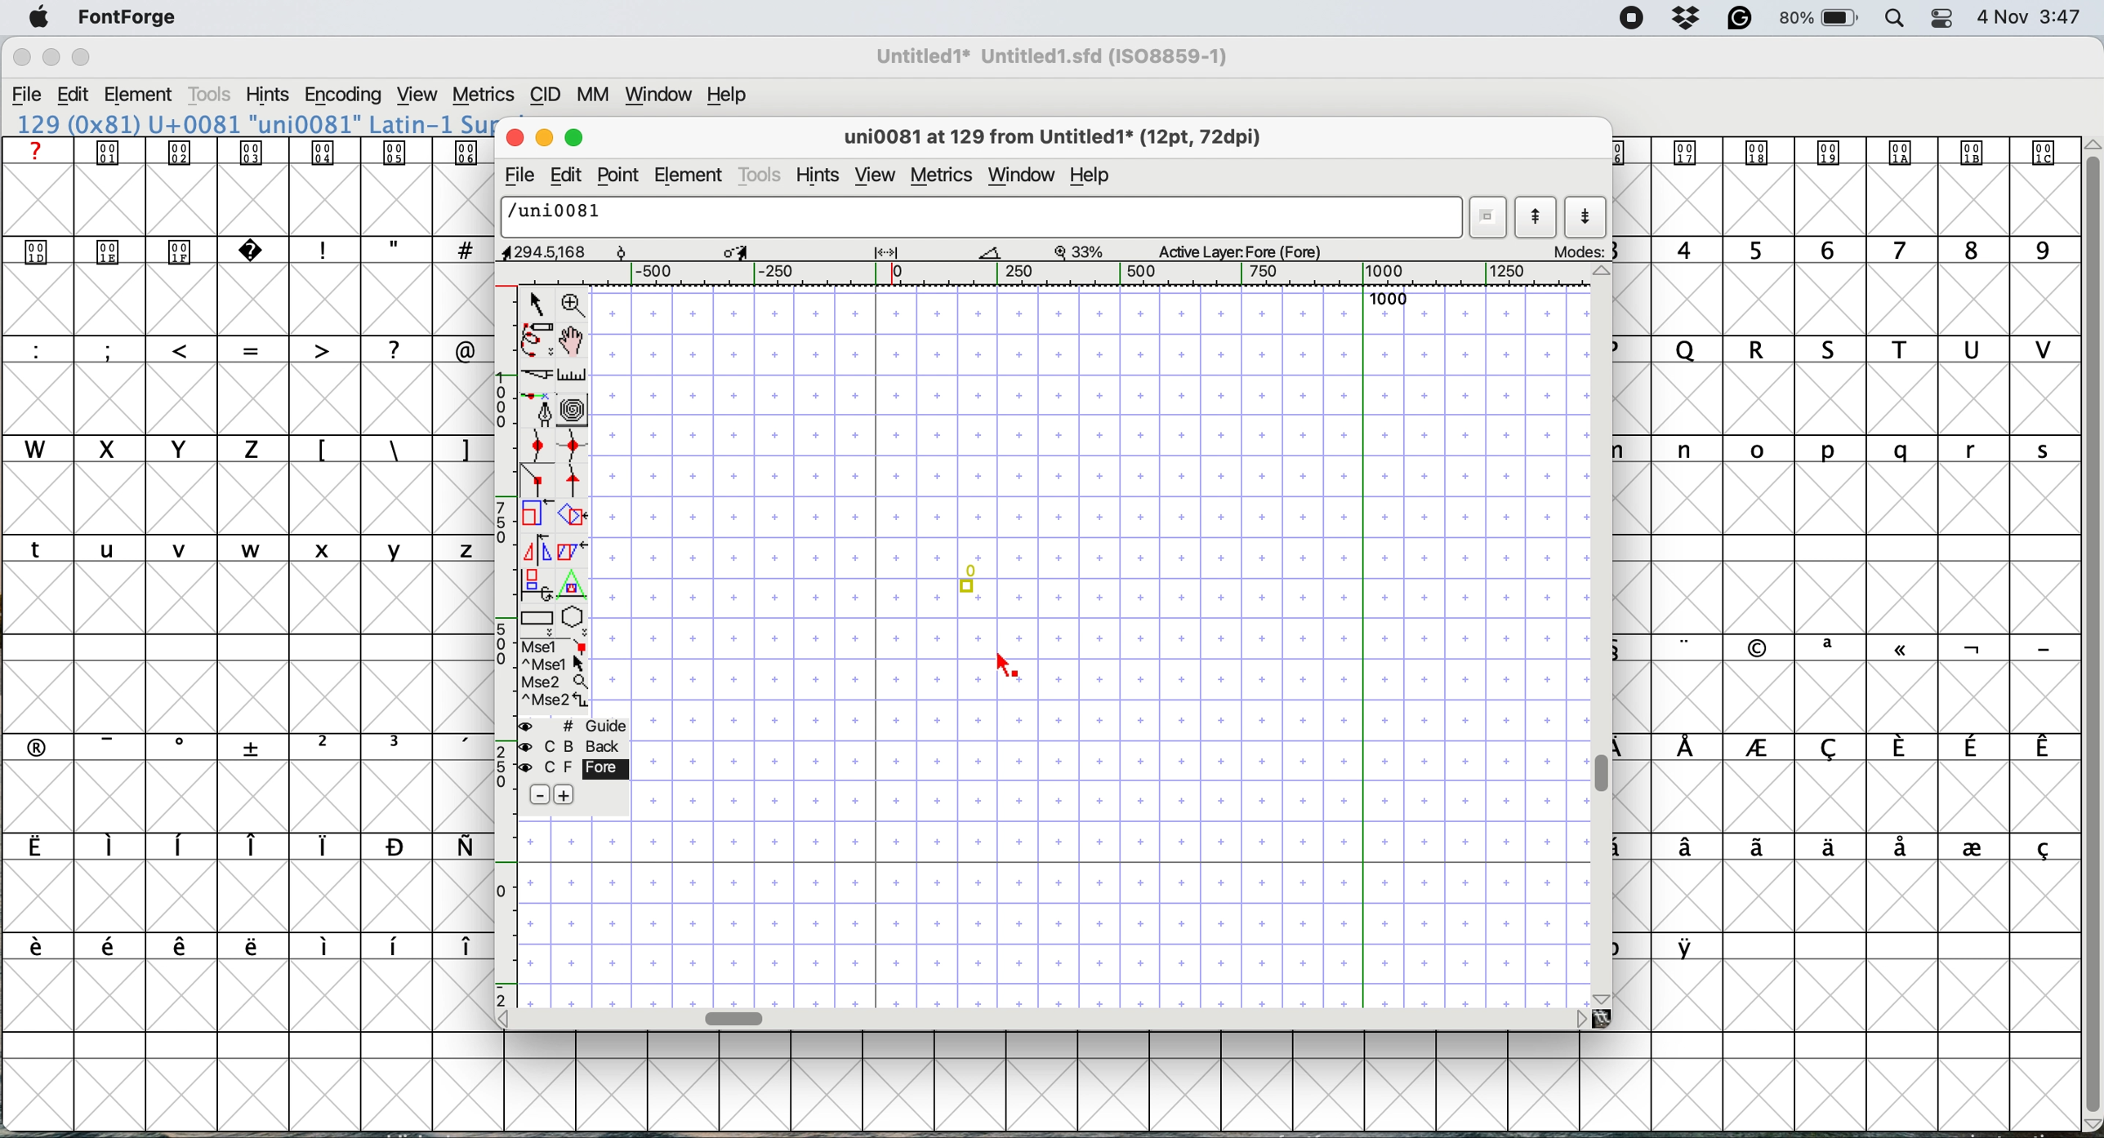 The width and height of the screenshot is (2104, 1138). I want to click on modes, so click(1576, 249).